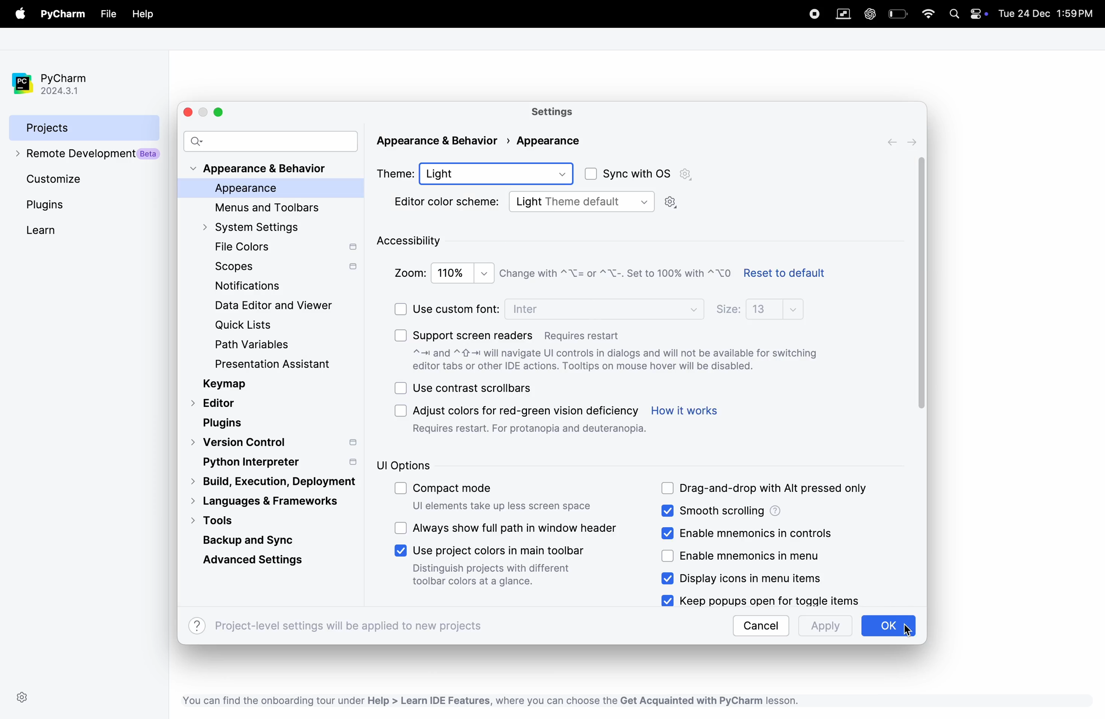  Describe the element at coordinates (669, 578) in the screenshot. I see `check boxes` at that location.